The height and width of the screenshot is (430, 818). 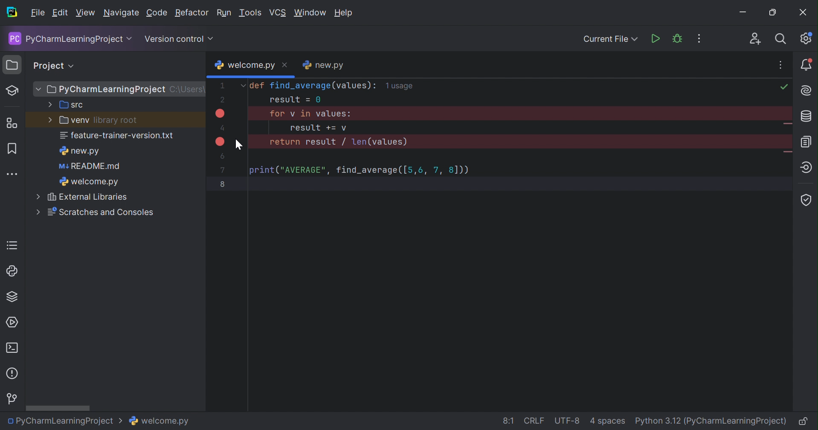 What do you see at coordinates (113, 120) in the screenshot?
I see `library root` at bounding box center [113, 120].